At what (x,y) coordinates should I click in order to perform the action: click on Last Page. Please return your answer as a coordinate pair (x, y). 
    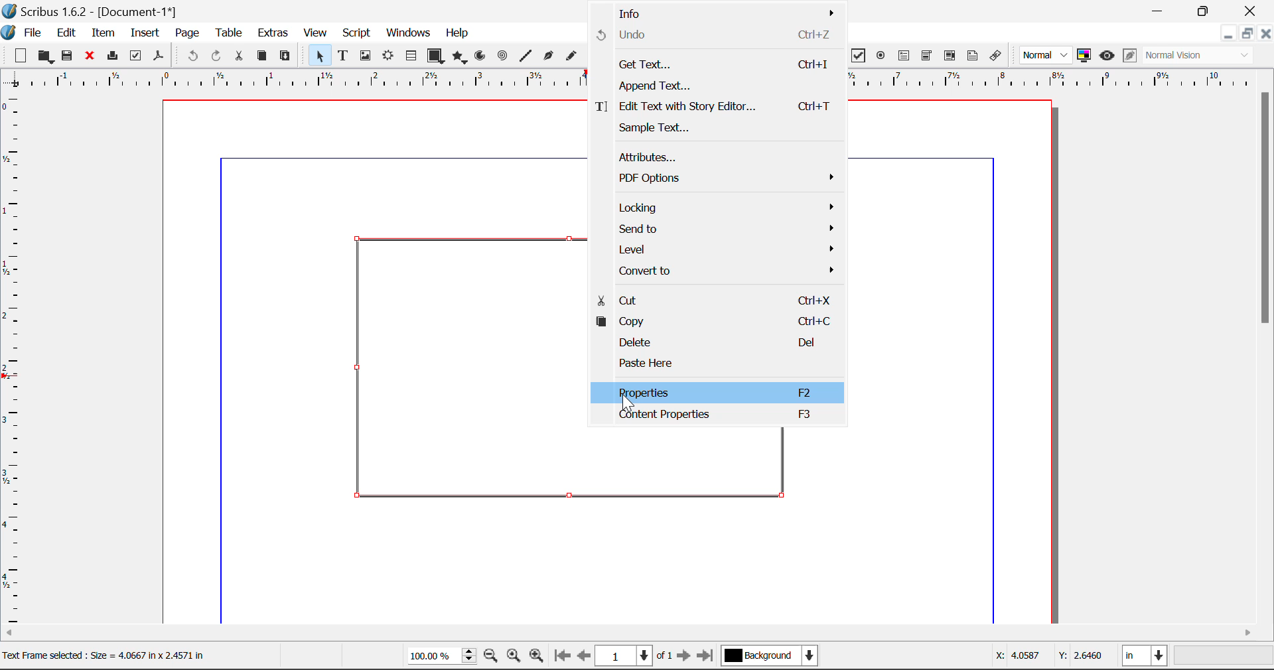
    Looking at the image, I should click on (707, 657).